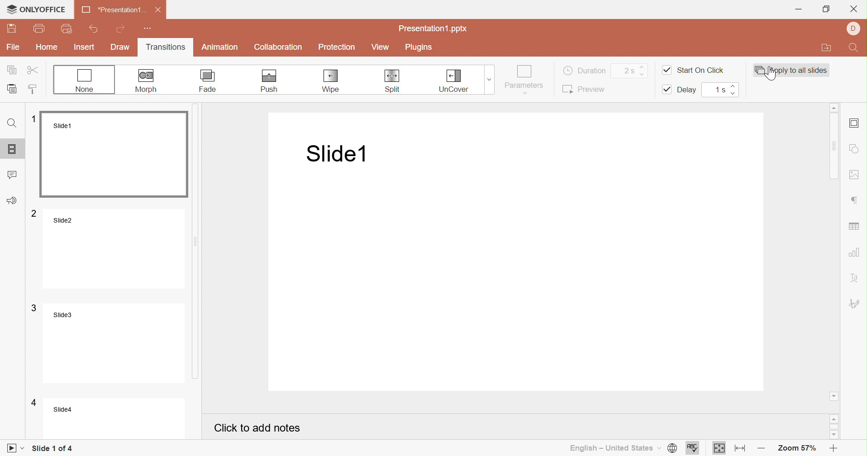  What do you see at coordinates (13, 88) in the screenshot?
I see `Paste` at bounding box center [13, 88].